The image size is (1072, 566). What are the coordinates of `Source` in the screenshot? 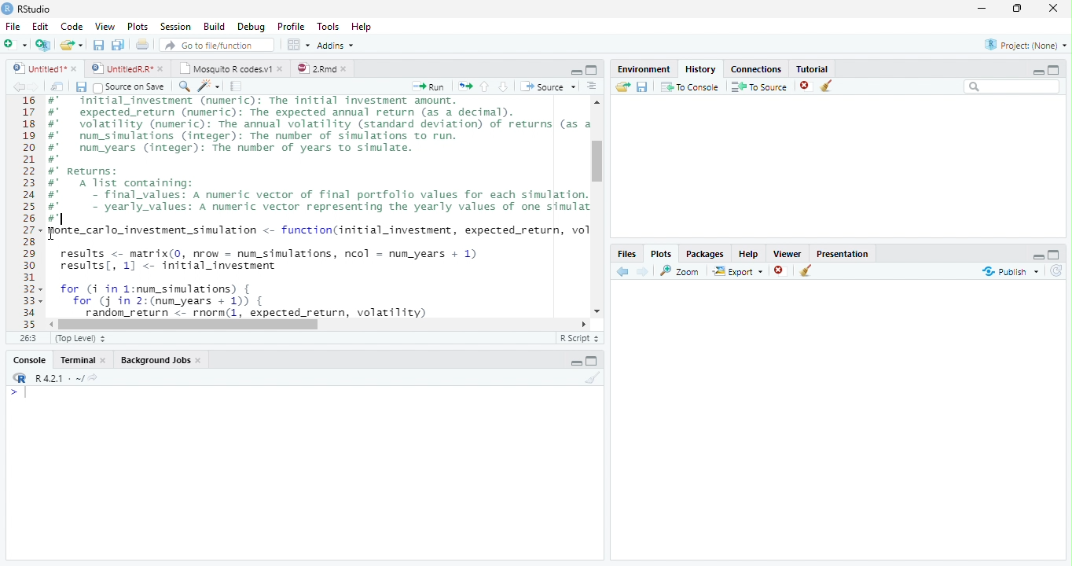 It's located at (547, 86).